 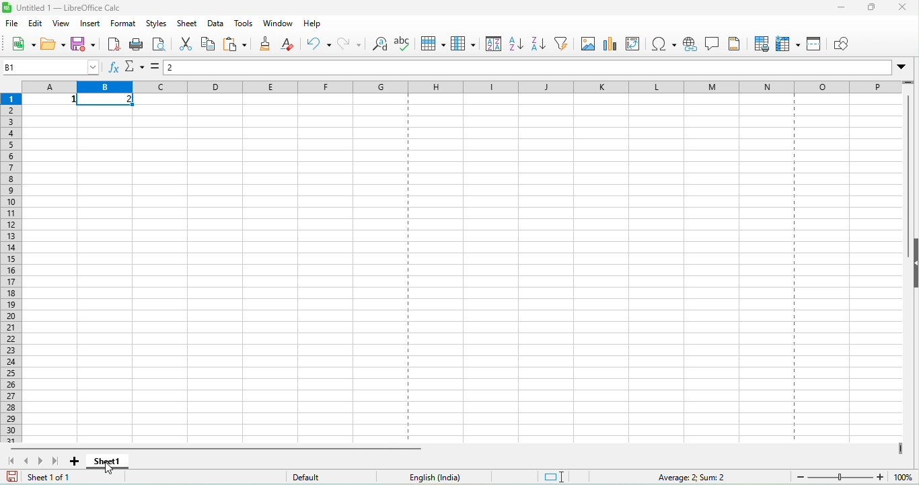 What do you see at coordinates (157, 67) in the screenshot?
I see `formula` at bounding box center [157, 67].